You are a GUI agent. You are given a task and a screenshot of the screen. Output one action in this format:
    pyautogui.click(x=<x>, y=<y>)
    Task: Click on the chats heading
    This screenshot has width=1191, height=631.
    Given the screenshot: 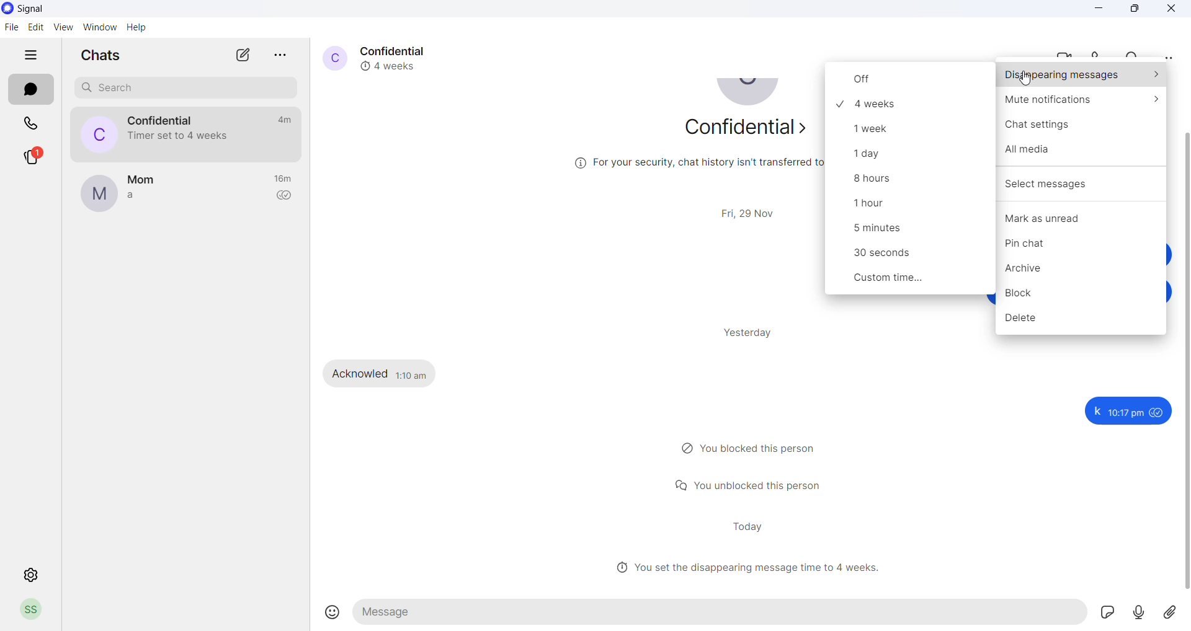 What is the action you would take?
    pyautogui.click(x=96, y=55)
    